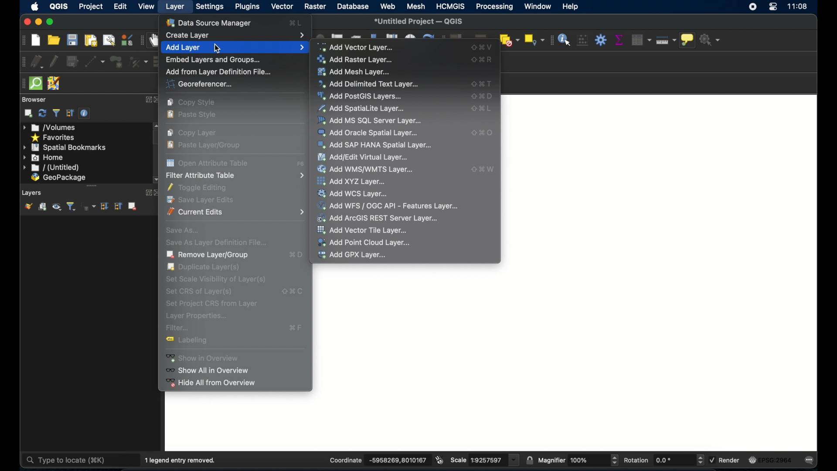 The image size is (837, 471). Describe the element at coordinates (388, 205) in the screenshot. I see `add wfs/ogc api -features layer` at that location.